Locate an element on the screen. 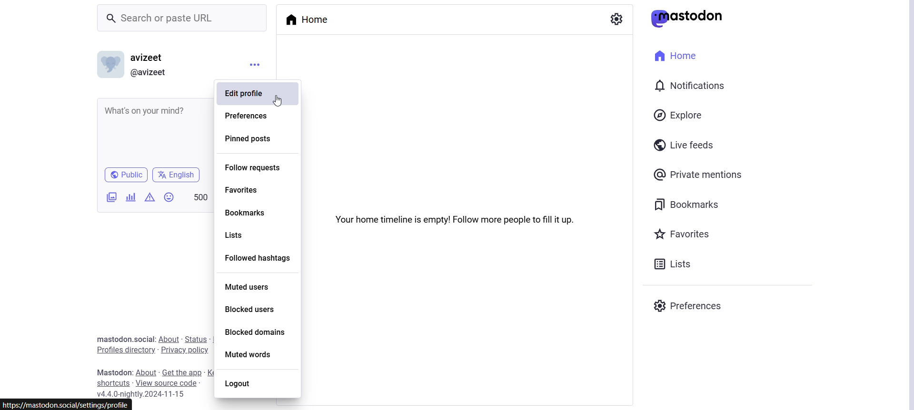  Show Settings is located at coordinates (620, 19).